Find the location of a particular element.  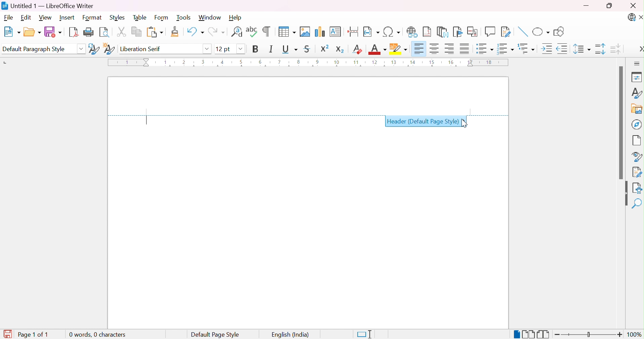

Insert endnote is located at coordinates (443, 32).